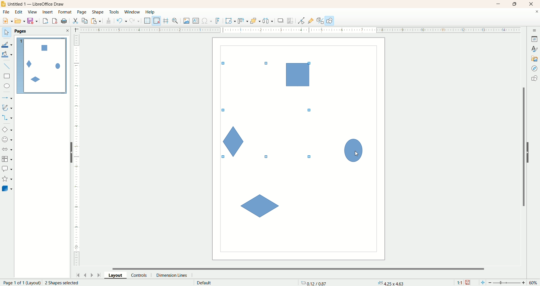  I want to click on 3dD object, so click(7, 188).